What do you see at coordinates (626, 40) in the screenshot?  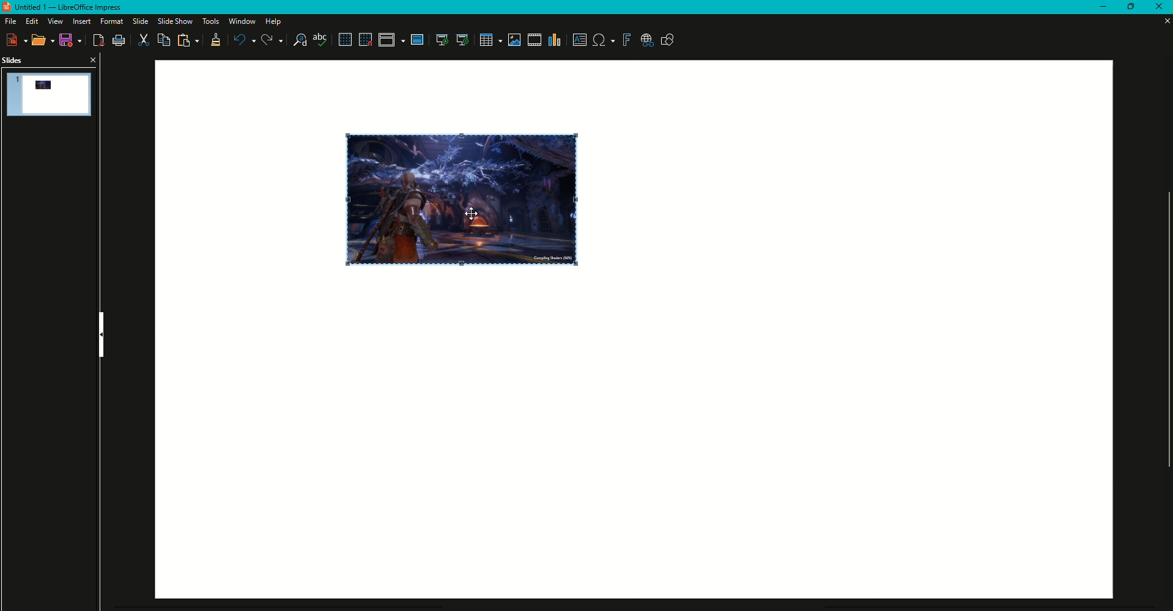 I see `Fontwork` at bounding box center [626, 40].